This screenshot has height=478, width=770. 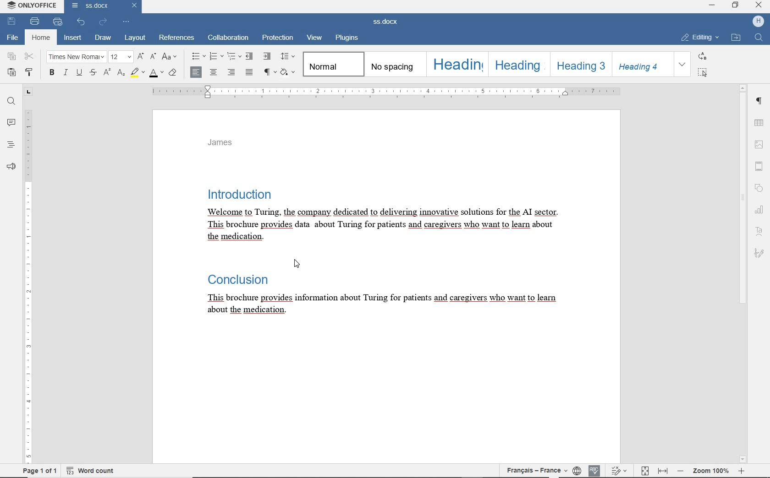 What do you see at coordinates (176, 38) in the screenshot?
I see `REFERENCES` at bounding box center [176, 38].